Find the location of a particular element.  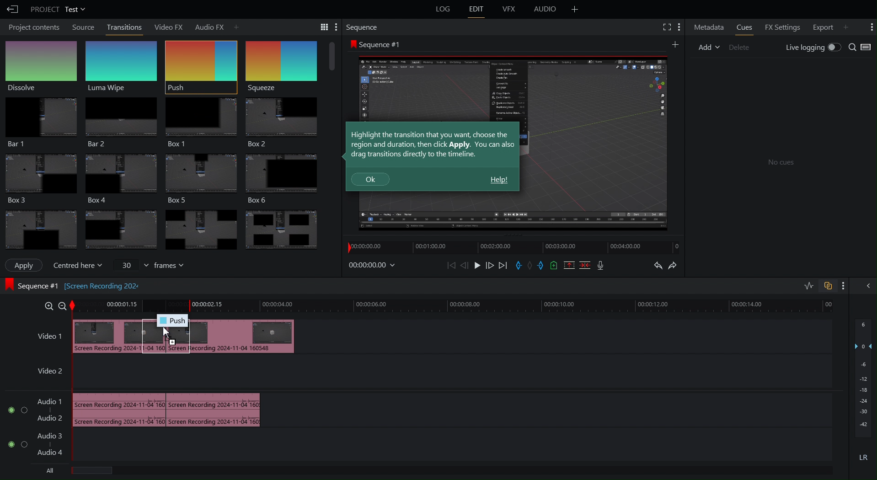

Exit Marker is located at coordinates (543, 267).